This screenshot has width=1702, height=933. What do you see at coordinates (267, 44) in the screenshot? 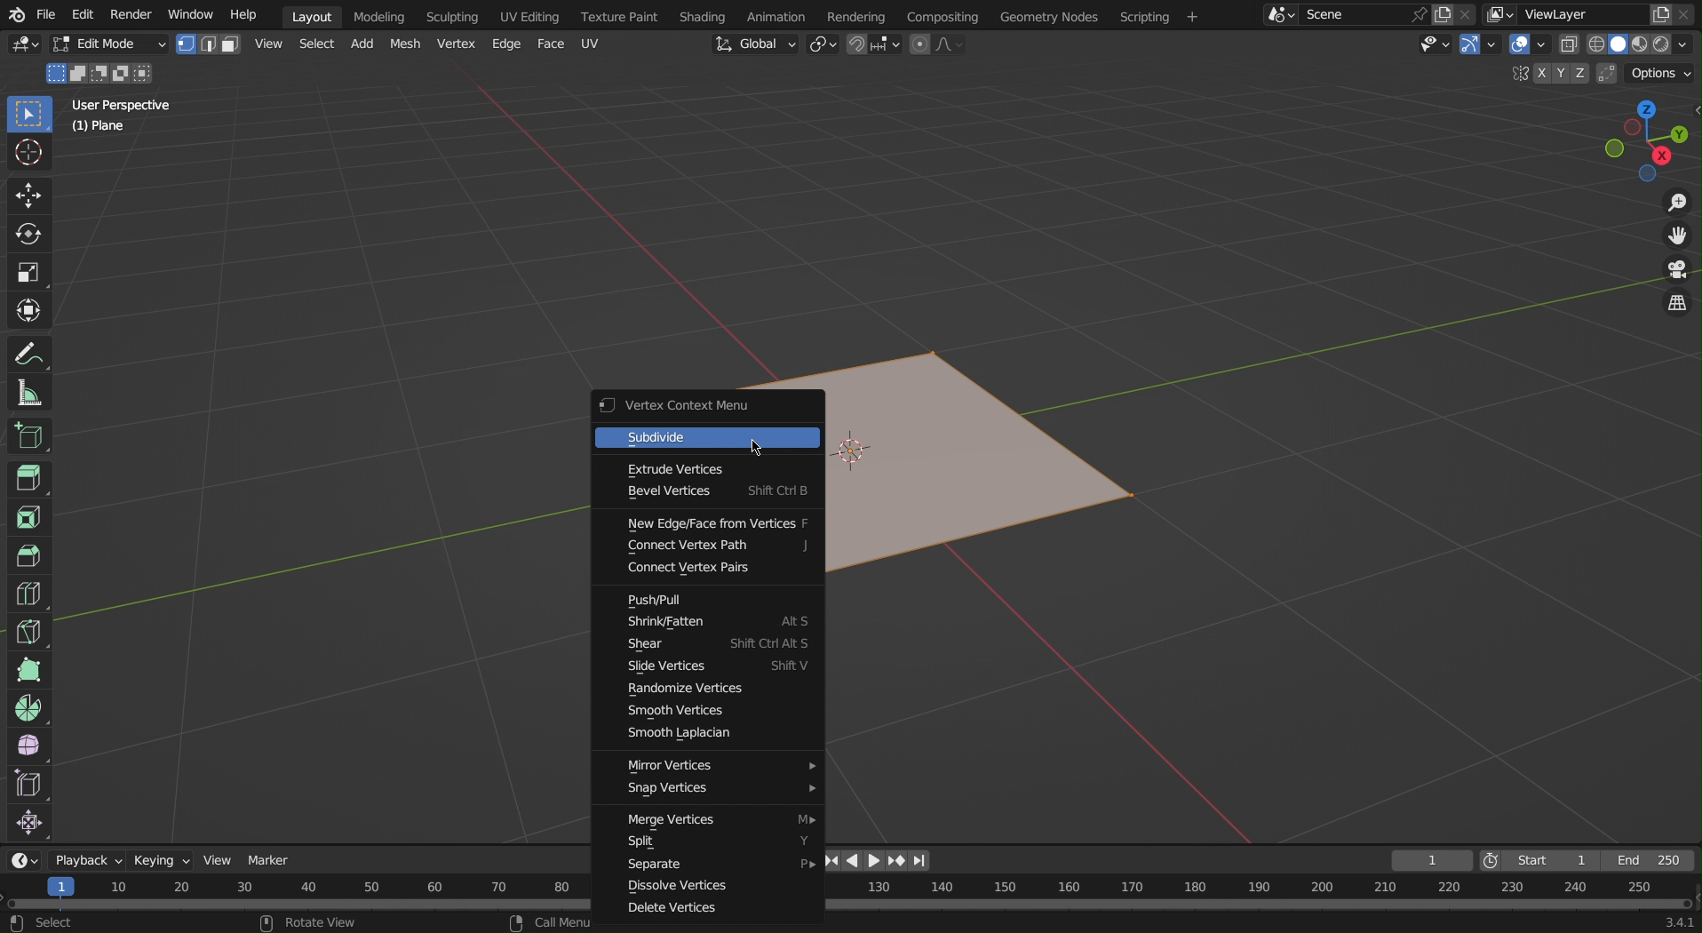
I see `View` at bounding box center [267, 44].